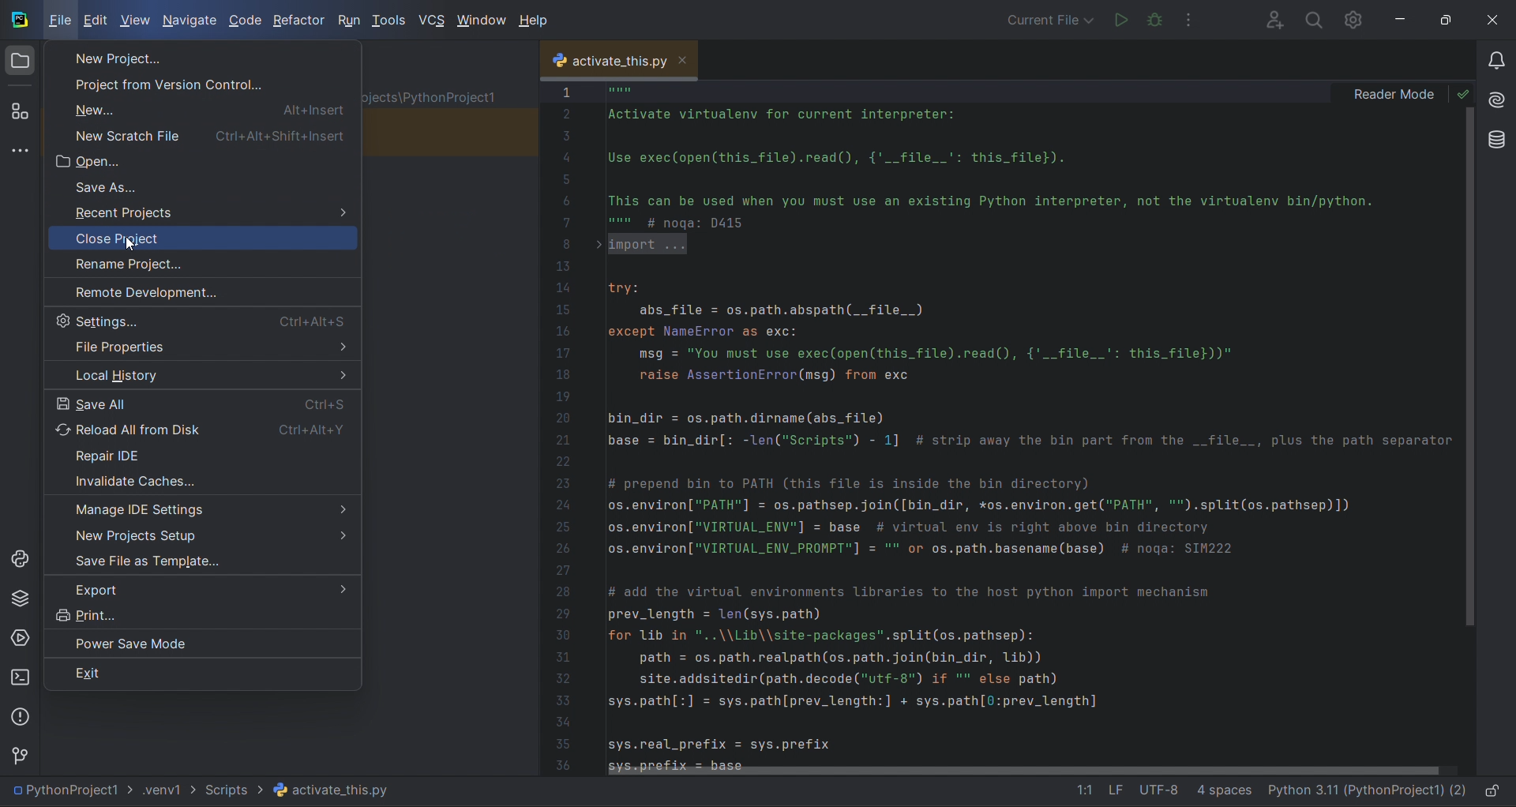  Describe the element at coordinates (197, 236) in the screenshot. I see `close project` at that location.